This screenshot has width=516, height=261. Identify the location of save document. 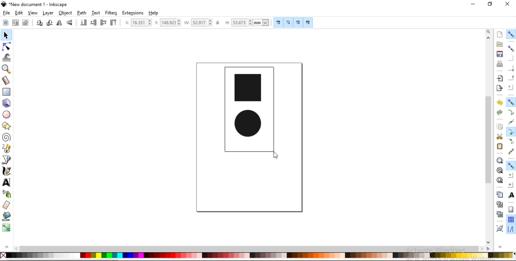
(499, 54).